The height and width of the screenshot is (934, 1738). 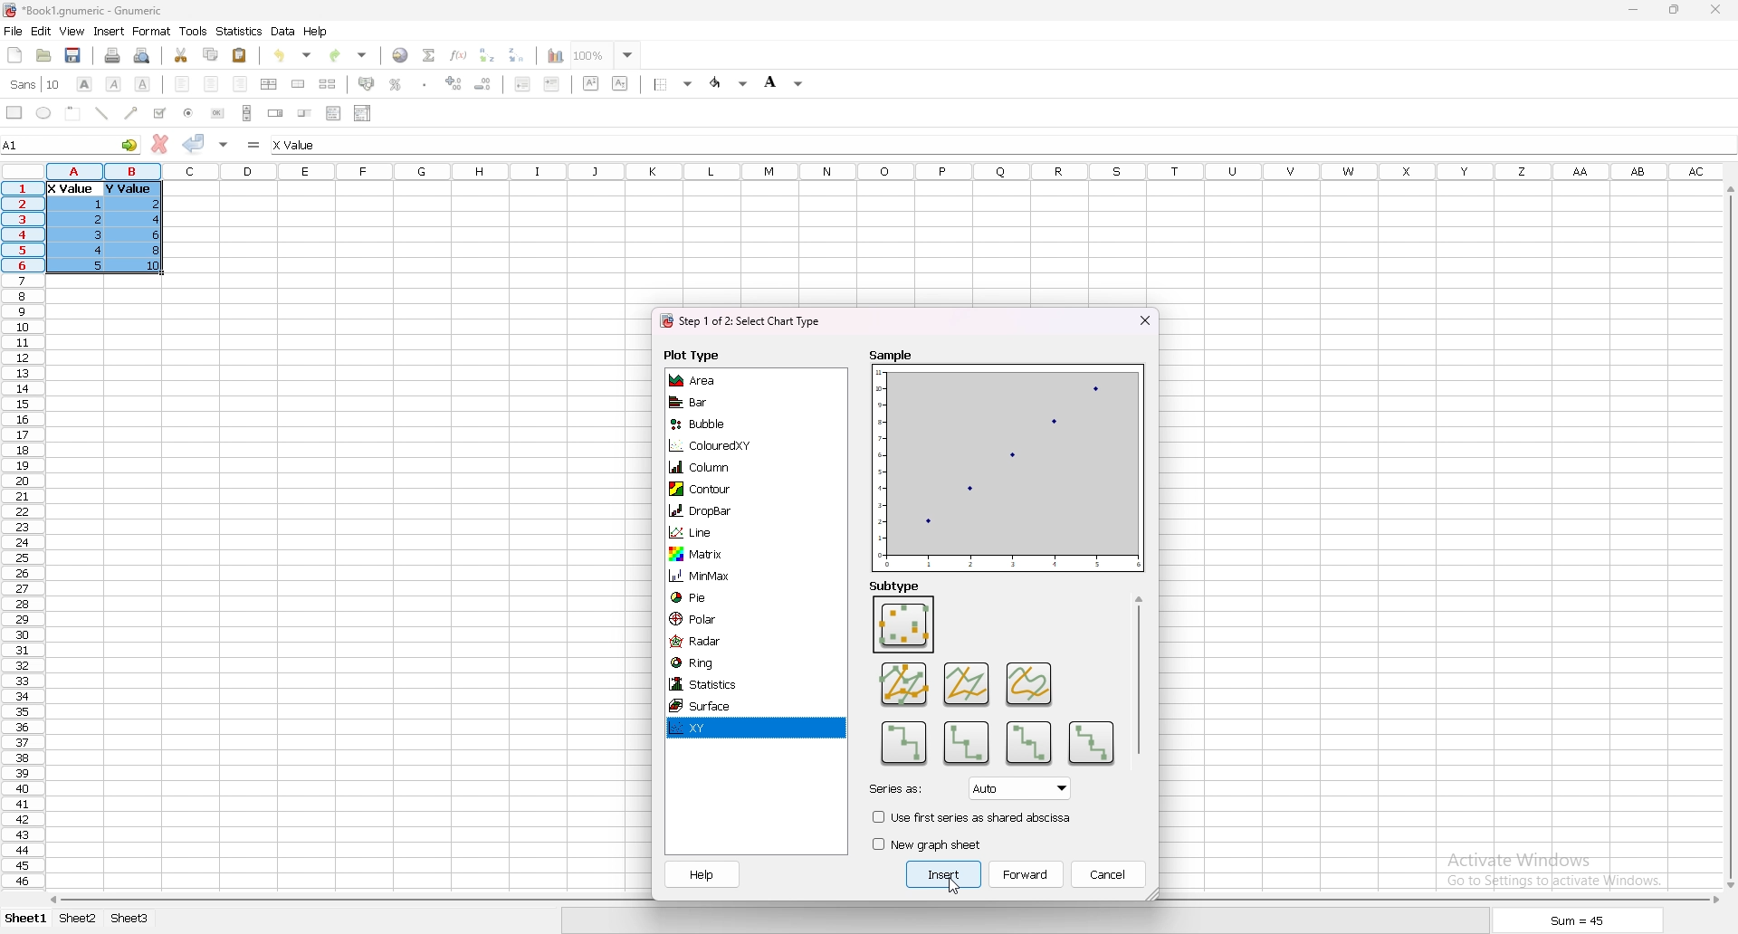 I want to click on increase decimals, so click(x=454, y=83).